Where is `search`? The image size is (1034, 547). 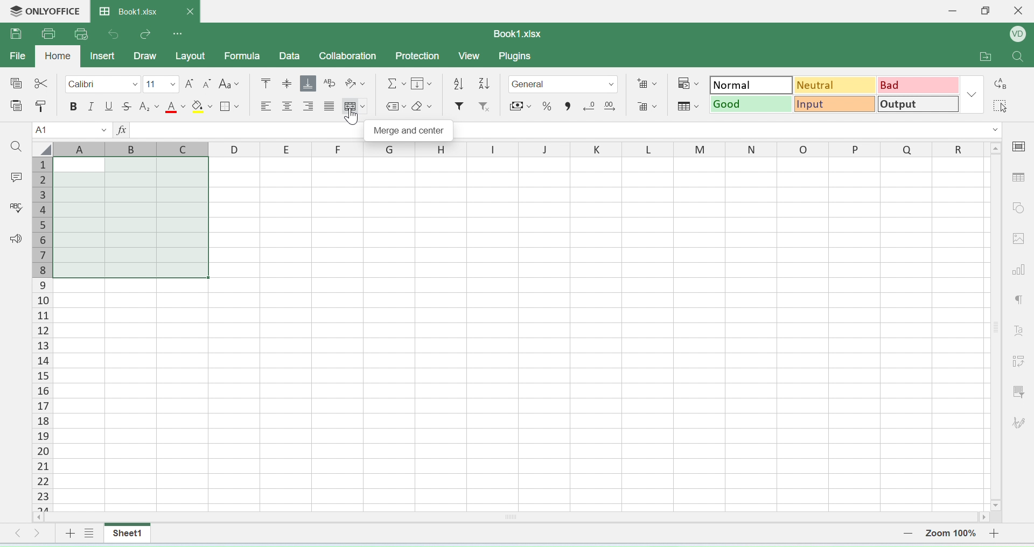 search is located at coordinates (1015, 59).